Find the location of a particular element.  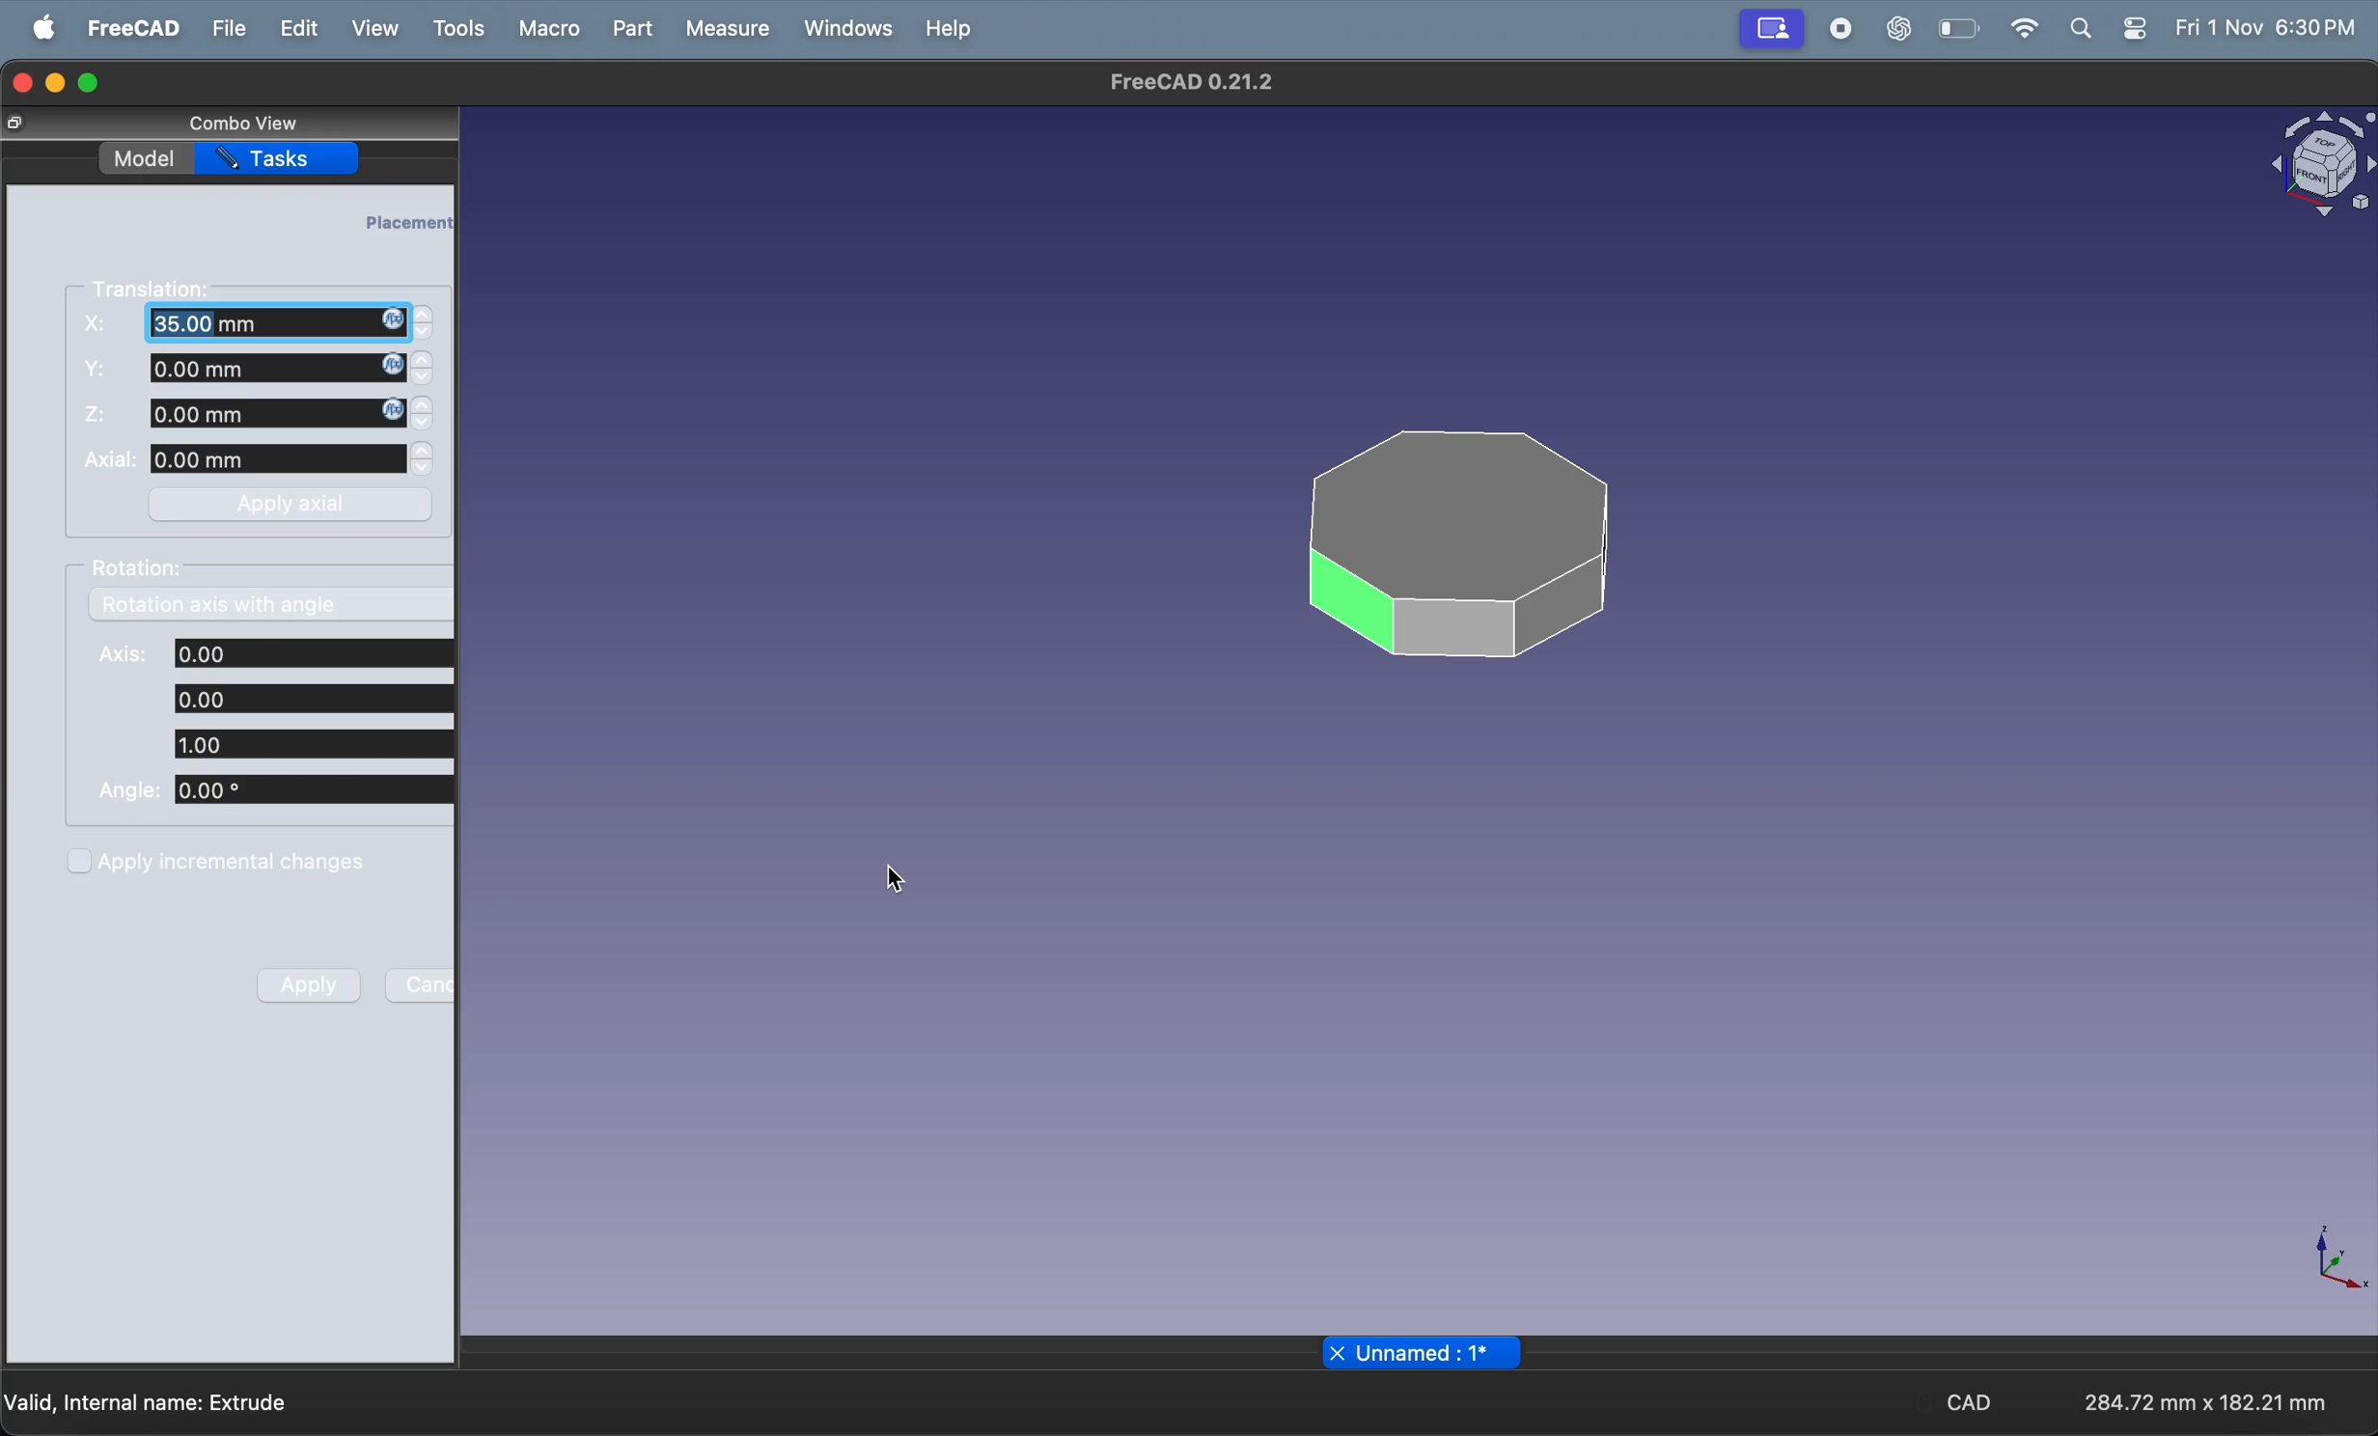

battery is located at coordinates (1955, 29).